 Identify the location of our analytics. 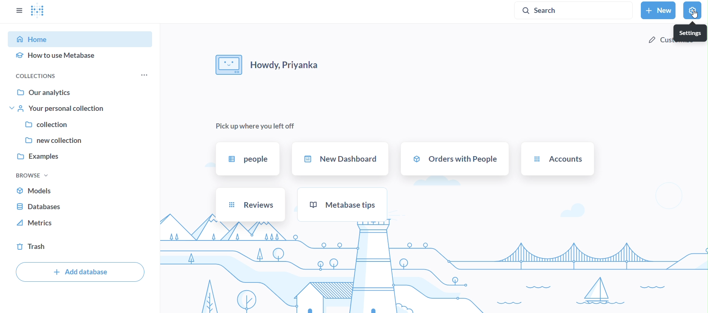
(83, 92).